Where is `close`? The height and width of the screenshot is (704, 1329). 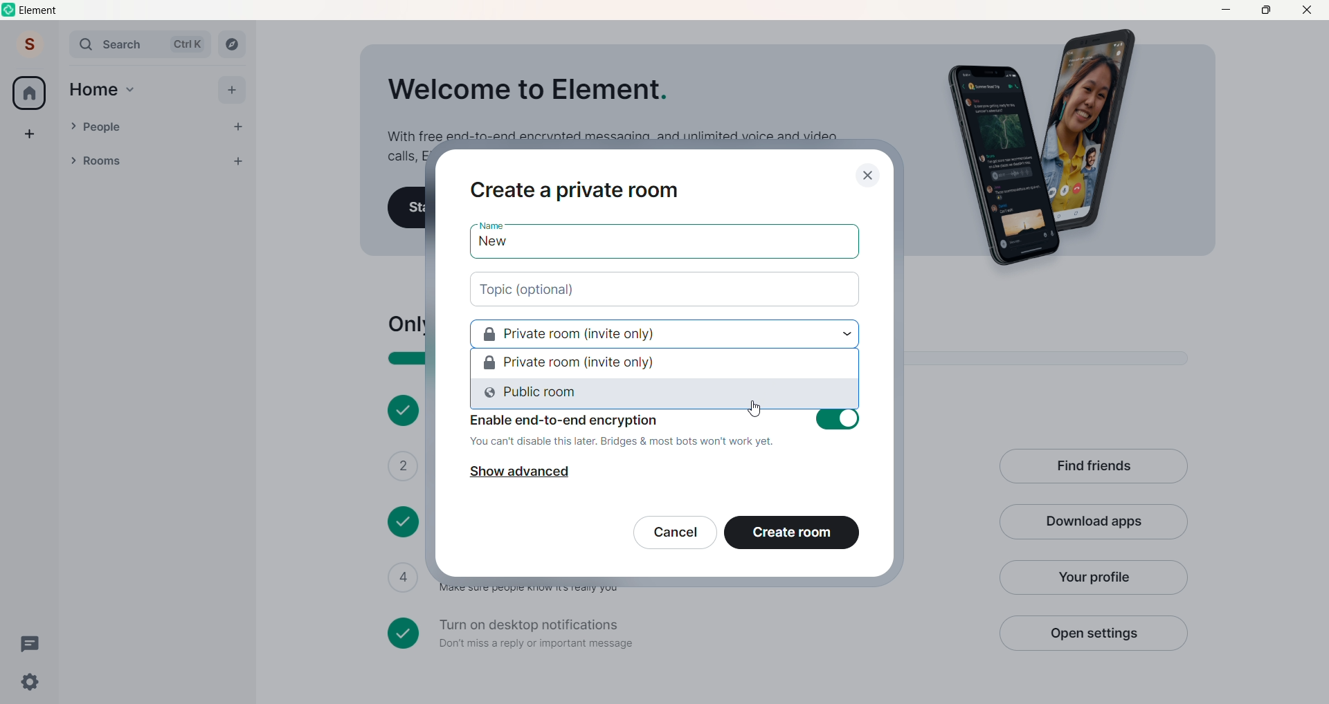 close is located at coordinates (868, 176).